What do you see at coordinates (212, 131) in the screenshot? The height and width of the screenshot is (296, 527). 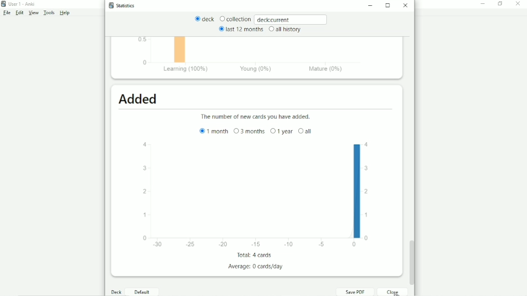 I see `1 month` at bounding box center [212, 131].